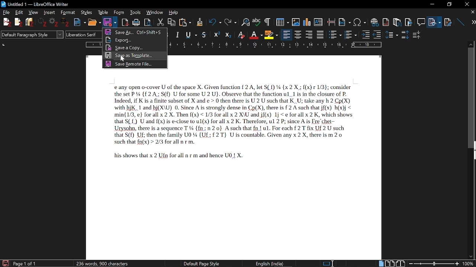  What do you see at coordinates (20, 12) in the screenshot?
I see `Edit` at bounding box center [20, 12].